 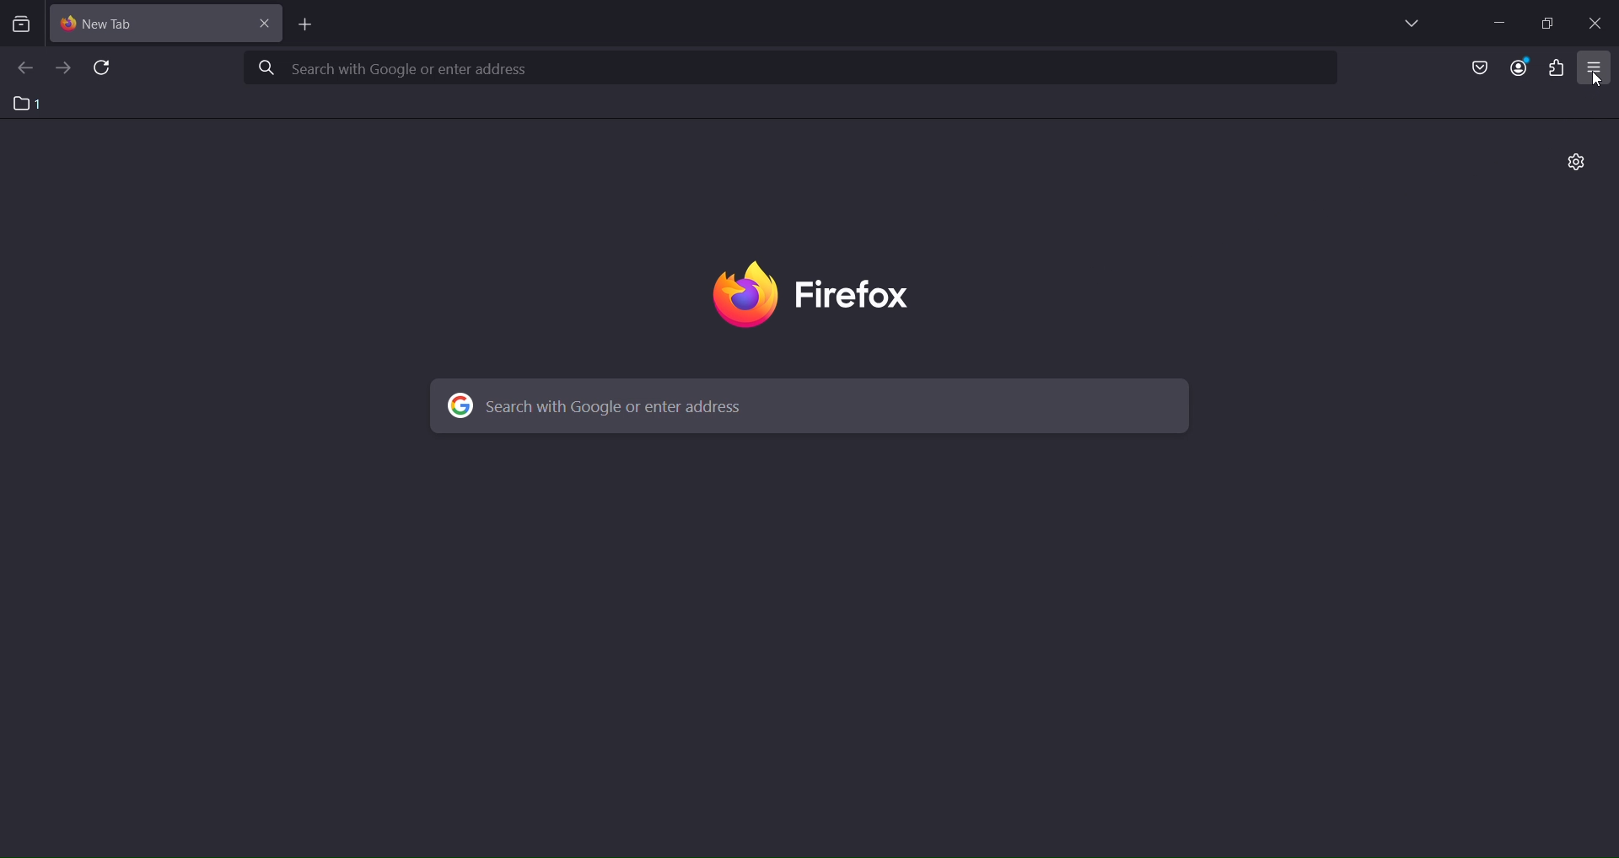 I want to click on cursor, so click(x=1598, y=81).